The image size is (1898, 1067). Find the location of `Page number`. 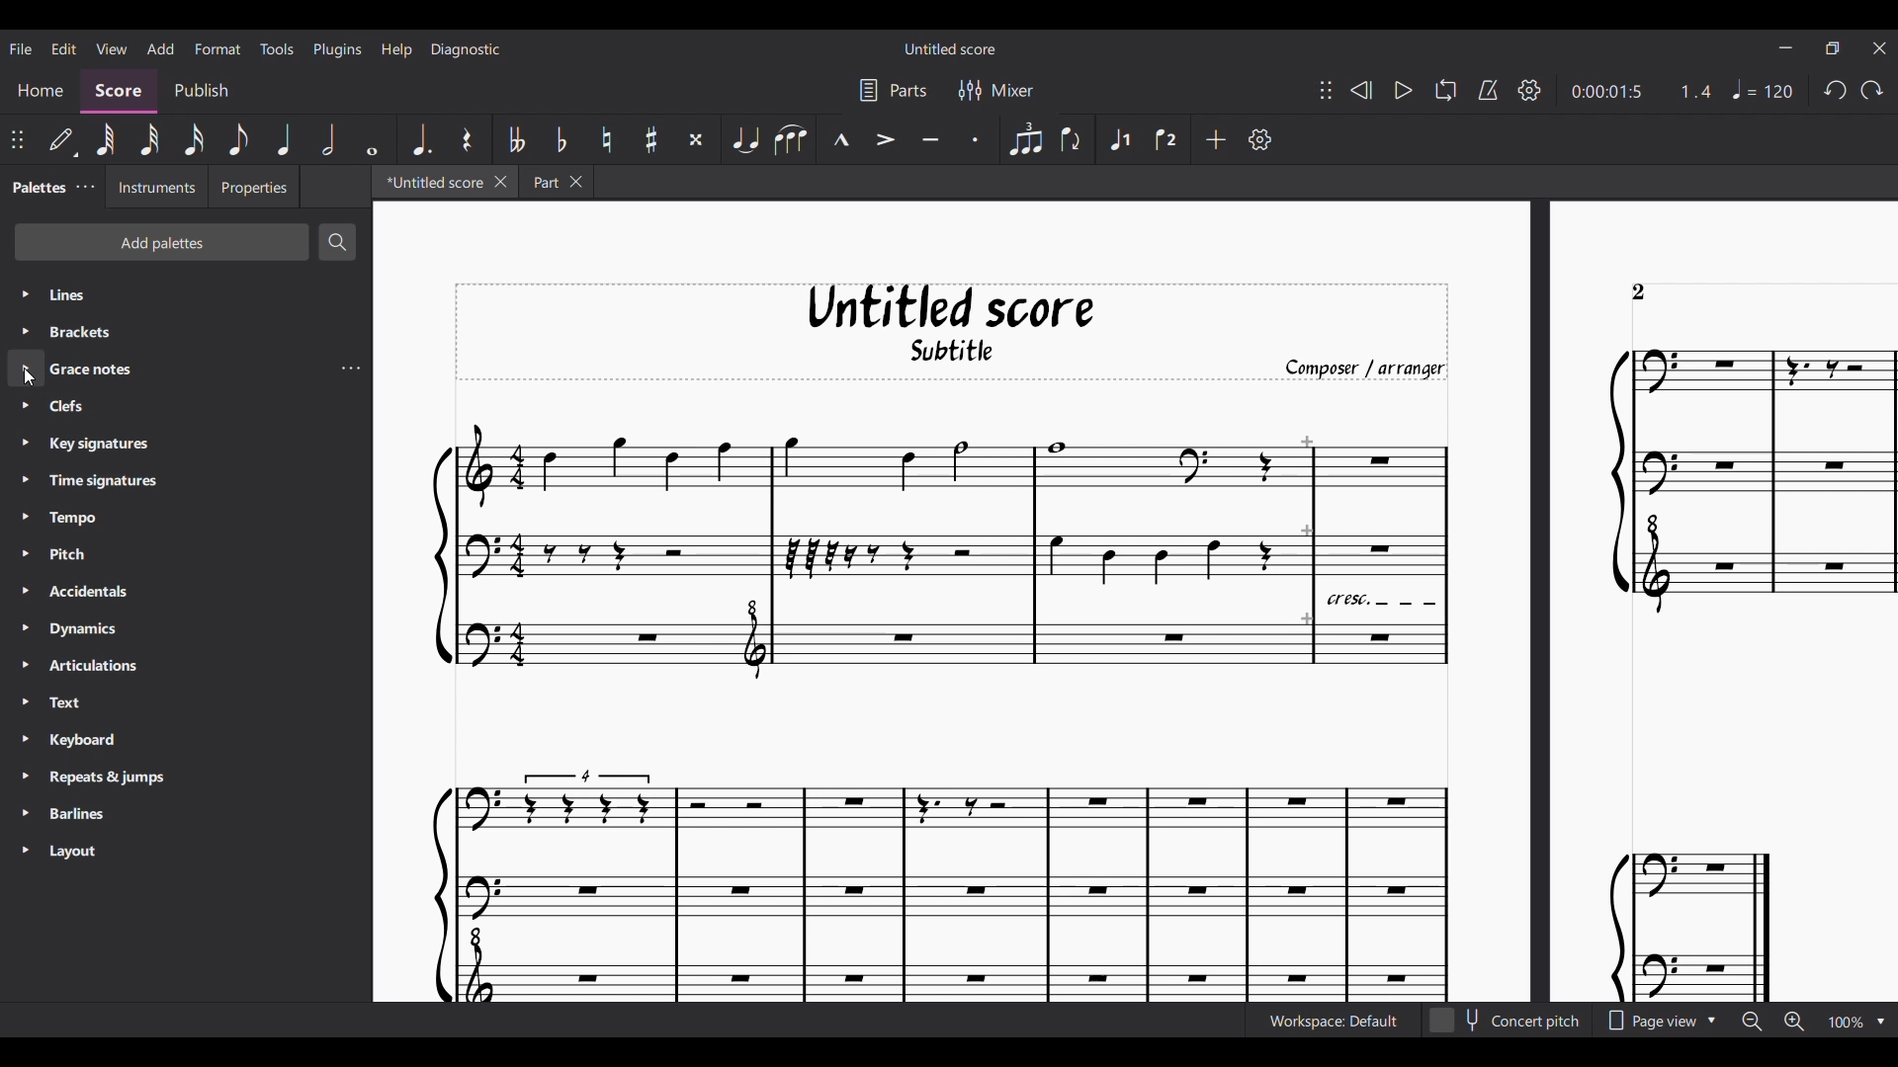

Page number is located at coordinates (1638, 292).